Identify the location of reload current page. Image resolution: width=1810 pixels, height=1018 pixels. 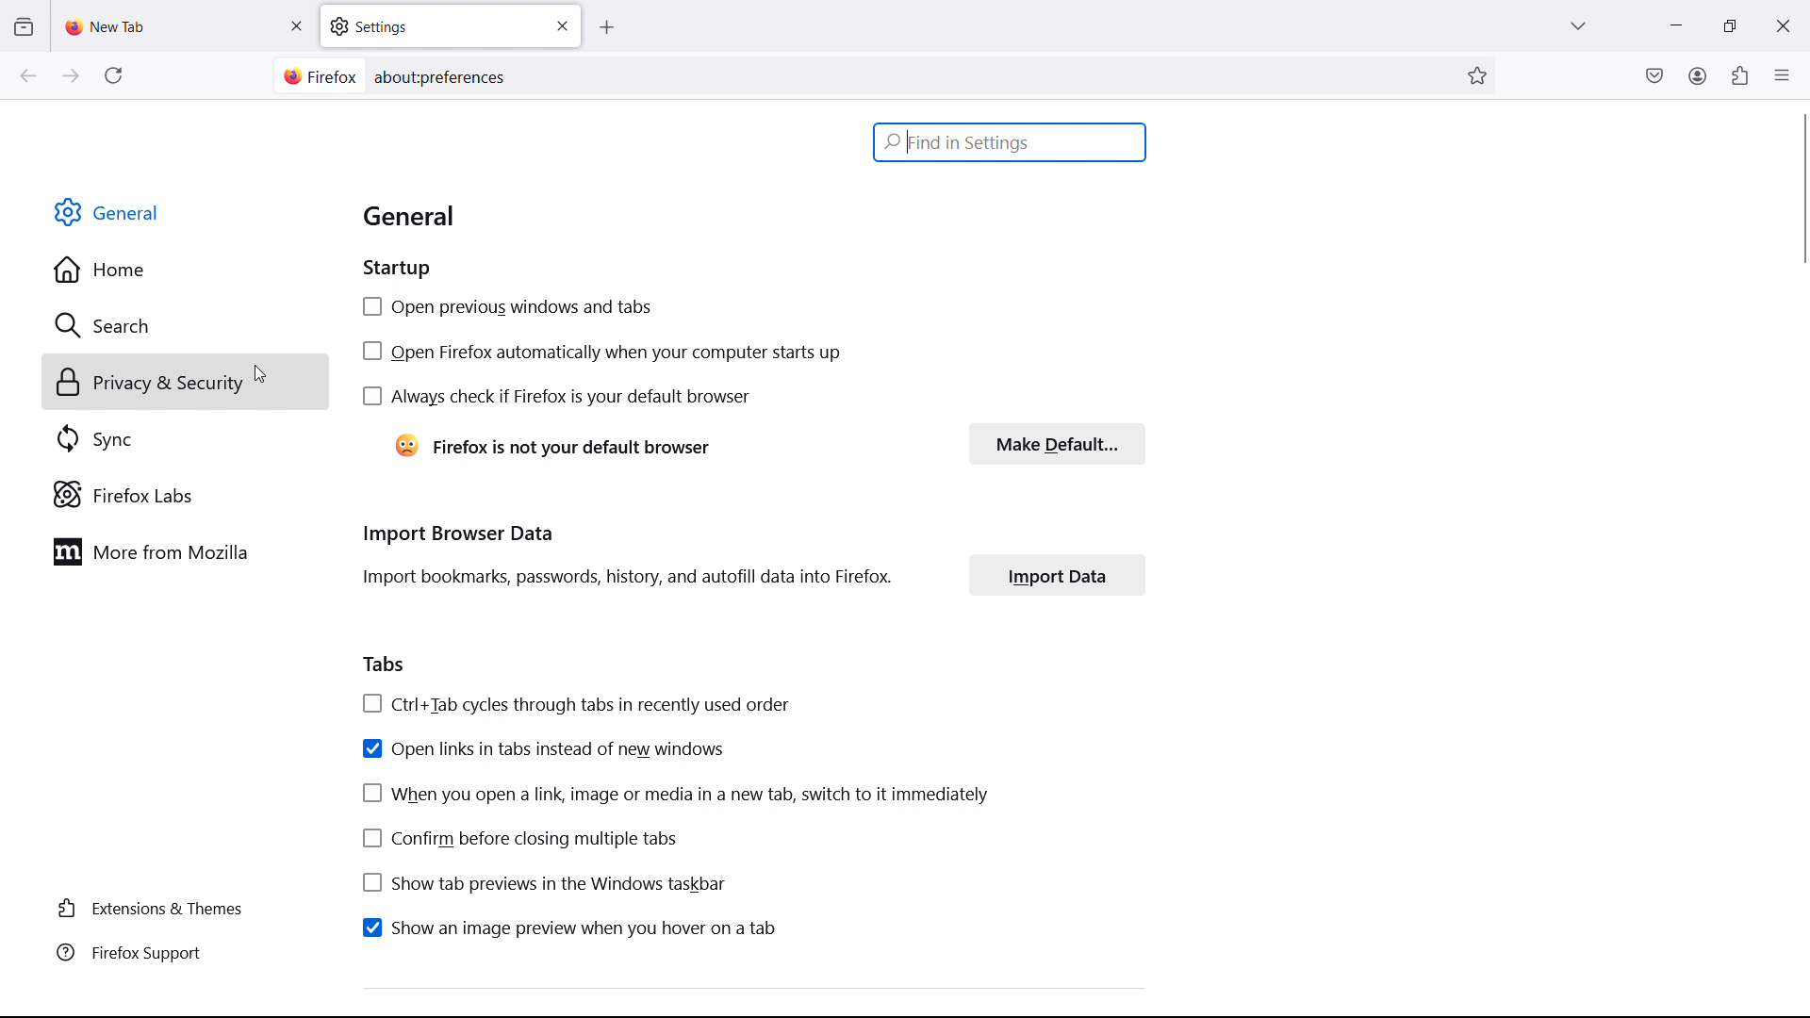
(113, 79).